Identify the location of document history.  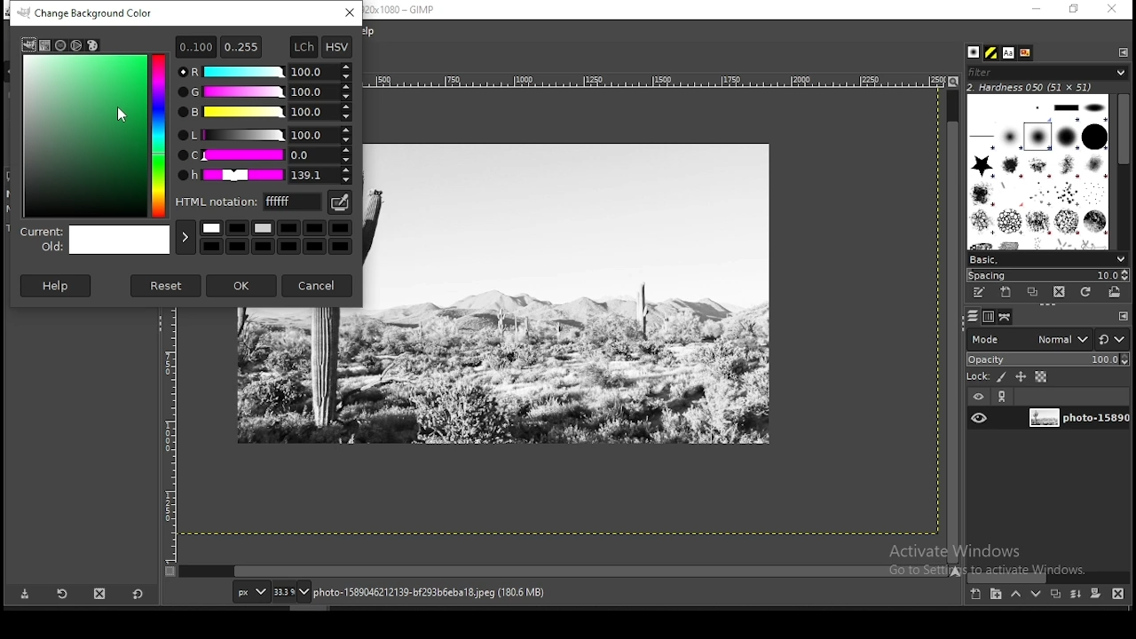
(1026, 53).